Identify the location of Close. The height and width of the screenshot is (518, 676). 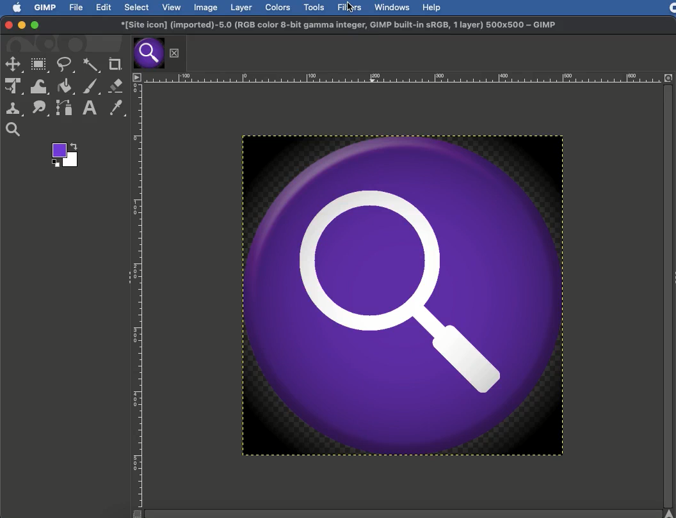
(174, 52).